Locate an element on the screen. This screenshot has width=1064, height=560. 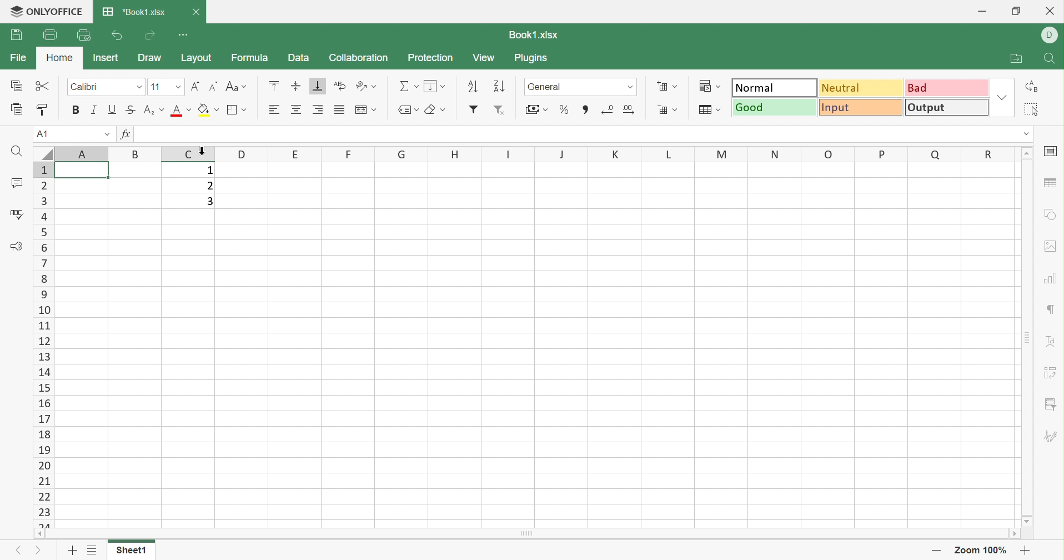
Drop Down is located at coordinates (243, 87).